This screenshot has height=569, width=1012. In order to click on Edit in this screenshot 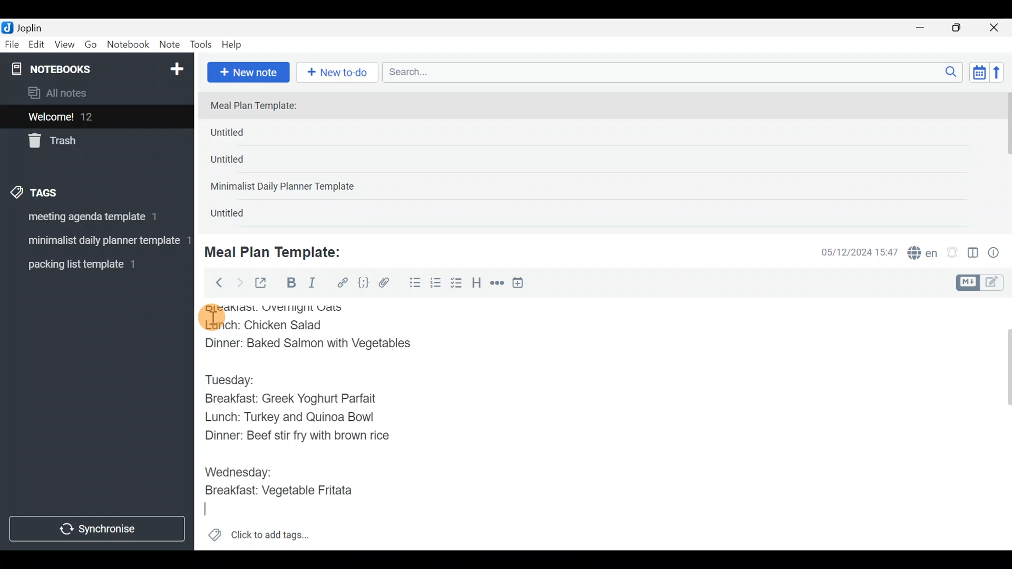, I will do `click(37, 46)`.